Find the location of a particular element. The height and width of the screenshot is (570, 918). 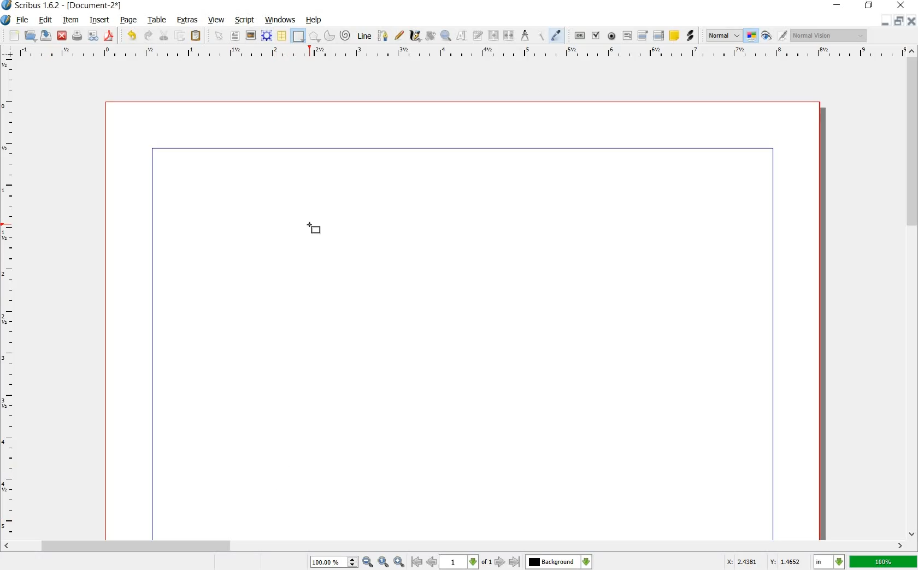

EDIT CONTENTS OF FRAME is located at coordinates (462, 36).